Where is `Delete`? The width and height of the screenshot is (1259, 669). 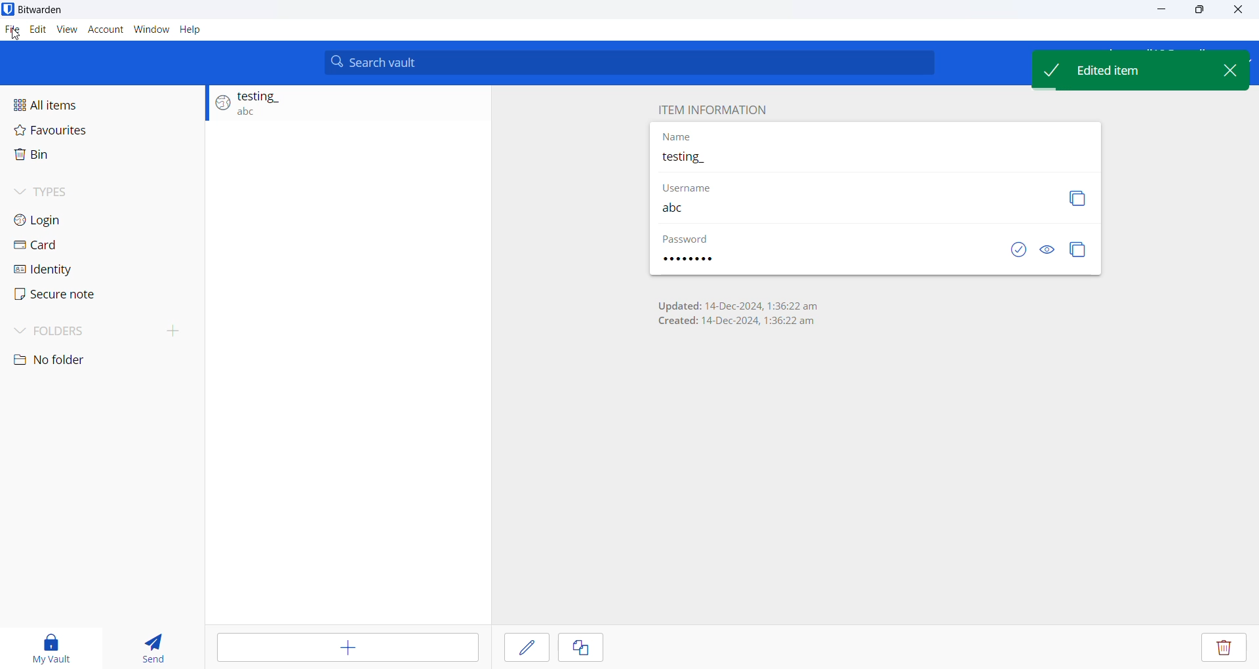
Delete is located at coordinates (1223, 649).